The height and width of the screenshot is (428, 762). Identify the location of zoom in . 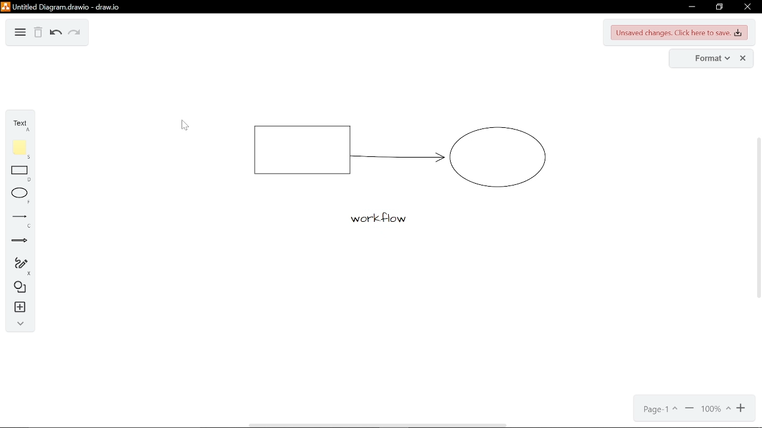
(689, 410).